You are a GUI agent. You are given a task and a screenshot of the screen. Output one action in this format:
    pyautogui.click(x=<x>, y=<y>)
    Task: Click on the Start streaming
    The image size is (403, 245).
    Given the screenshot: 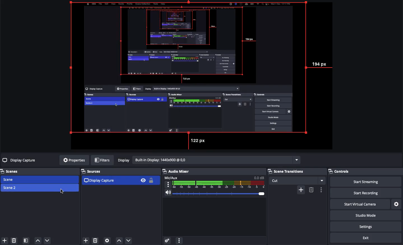 What is the action you would take?
    pyautogui.click(x=366, y=182)
    